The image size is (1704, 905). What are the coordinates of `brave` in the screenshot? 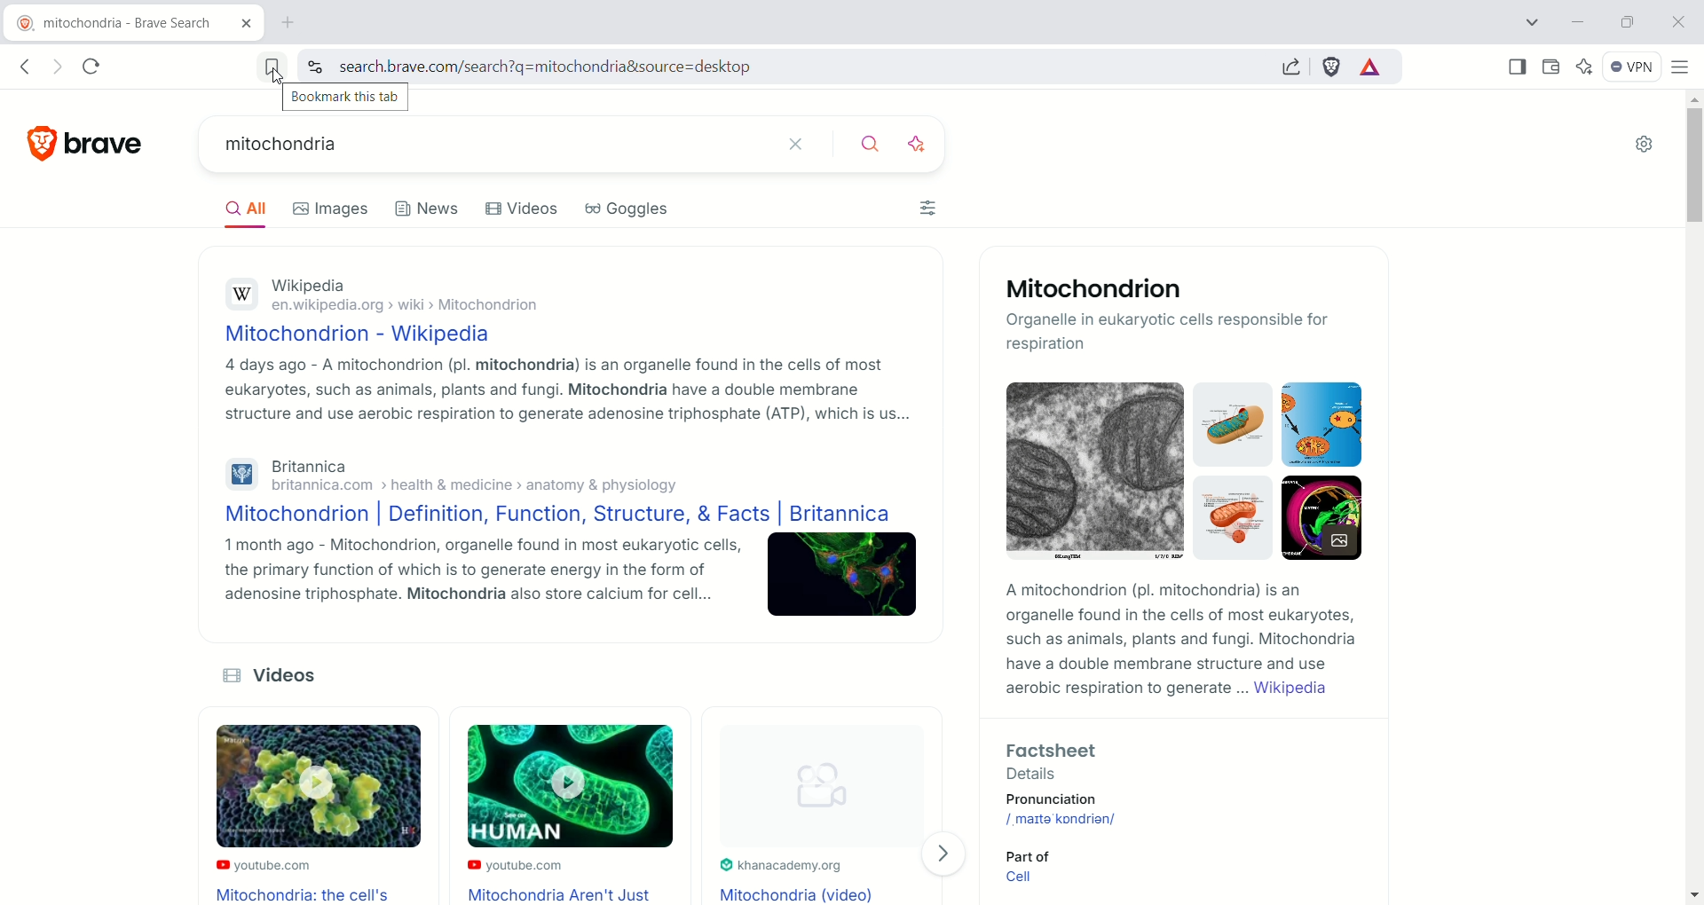 It's located at (107, 139).